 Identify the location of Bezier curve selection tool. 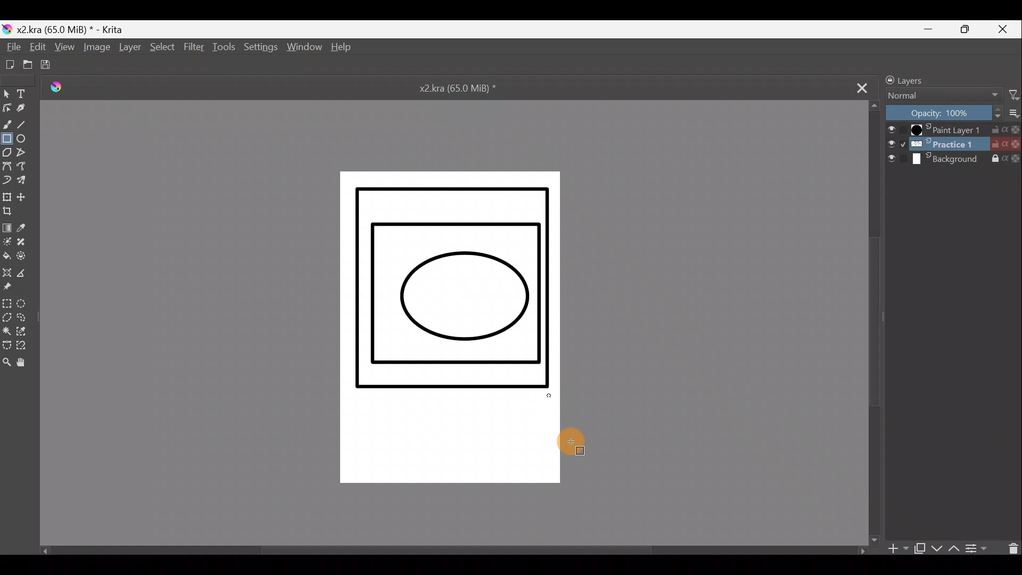
(6, 347).